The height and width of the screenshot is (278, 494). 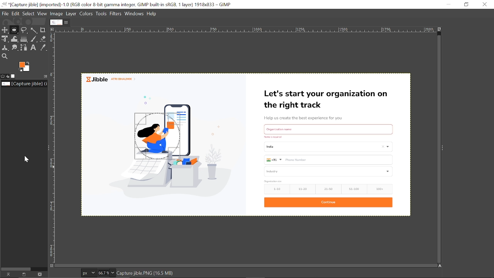 I want to click on vertical ruler, so click(x=55, y=148).